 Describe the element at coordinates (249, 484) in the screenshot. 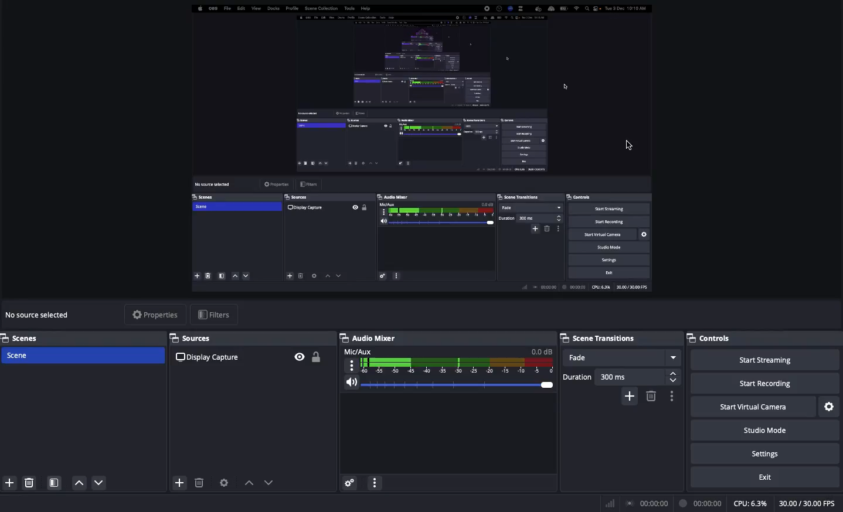

I see `Up` at that location.